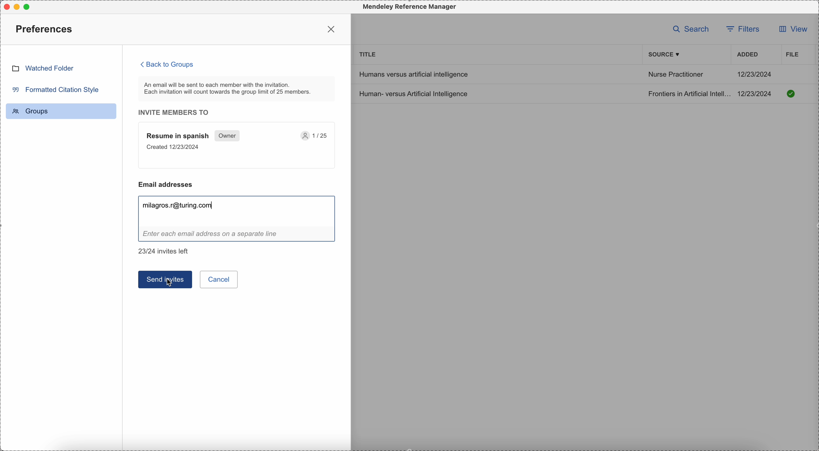 Image resolution: width=819 pixels, height=451 pixels. Describe the element at coordinates (368, 54) in the screenshot. I see `title` at that location.